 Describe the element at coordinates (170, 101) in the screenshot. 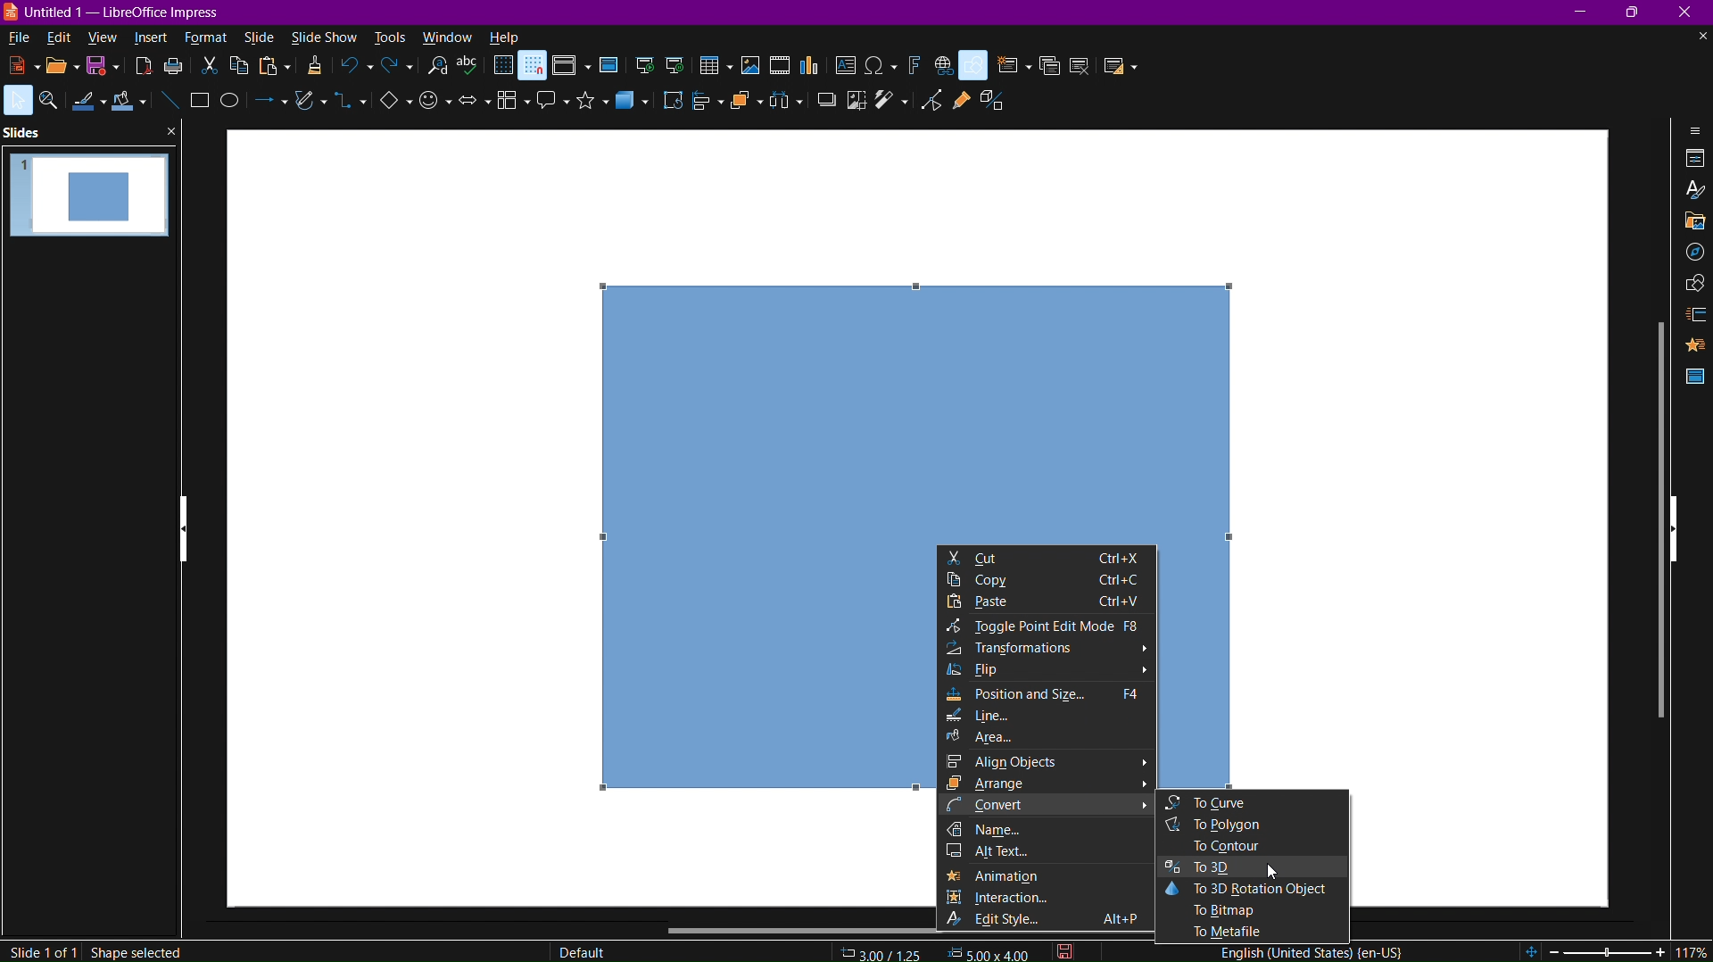

I see `Line` at that location.